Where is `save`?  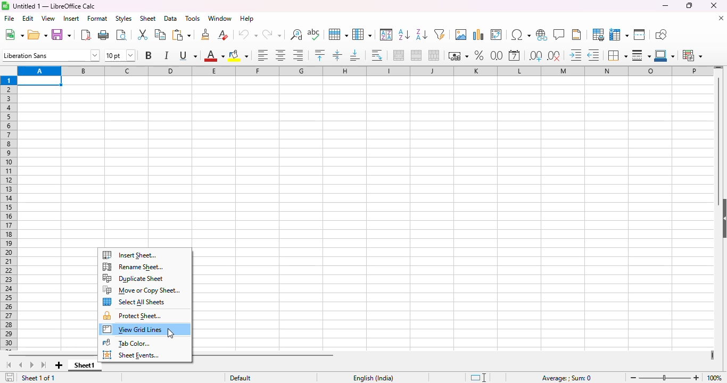 save is located at coordinates (62, 35).